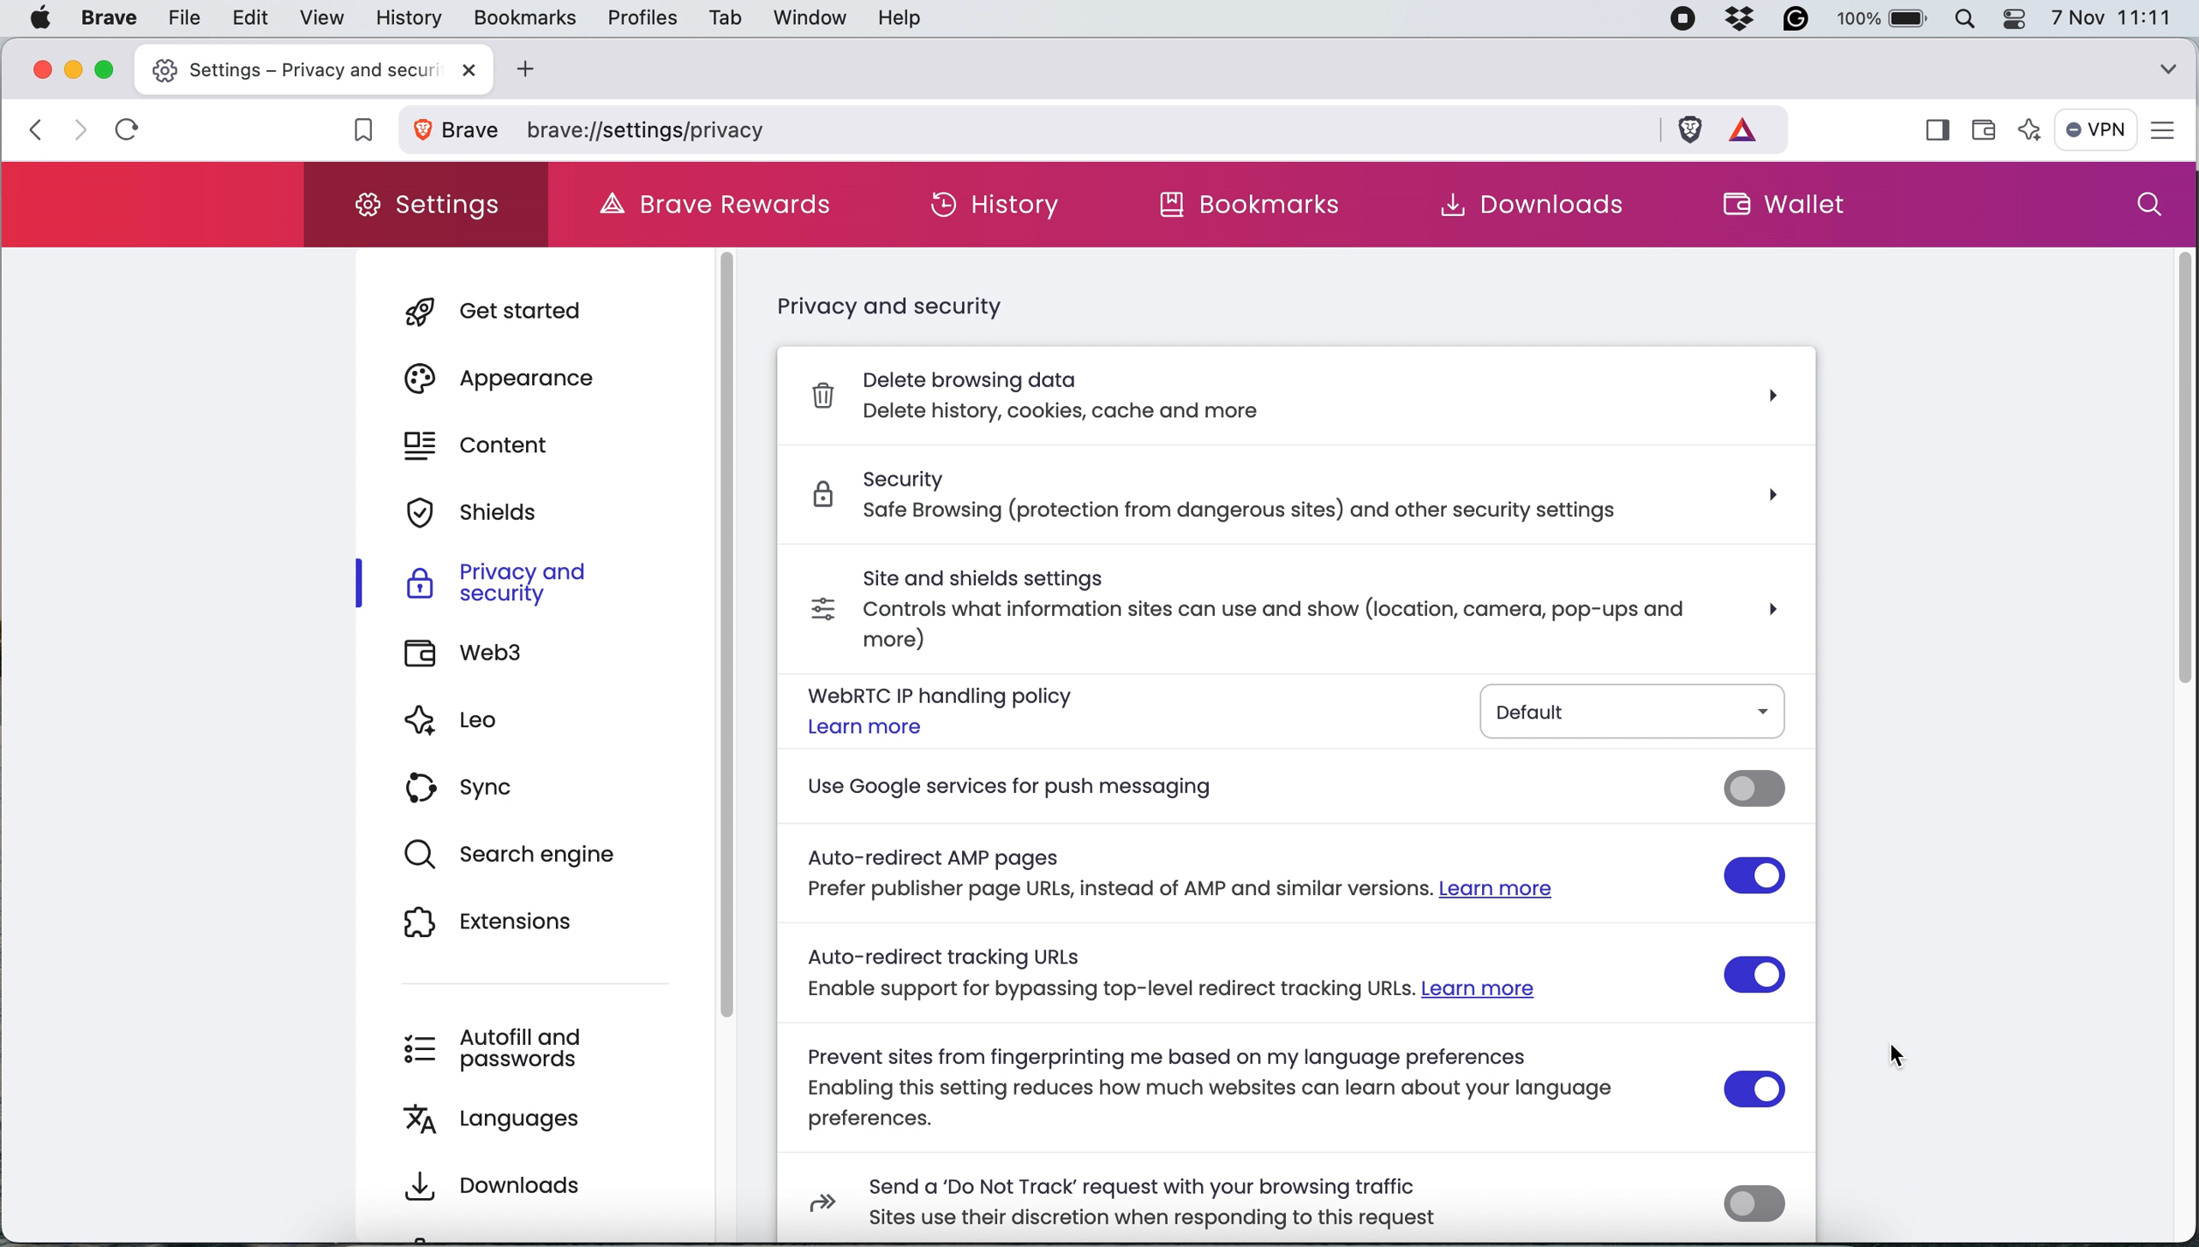  I want to click on view site information, so click(461, 131).